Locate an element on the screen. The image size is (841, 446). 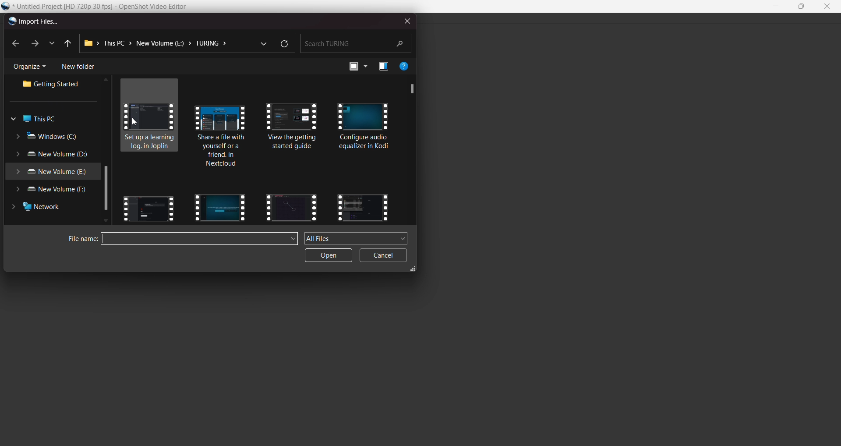
new volume d is located at coordinates (54, 155).